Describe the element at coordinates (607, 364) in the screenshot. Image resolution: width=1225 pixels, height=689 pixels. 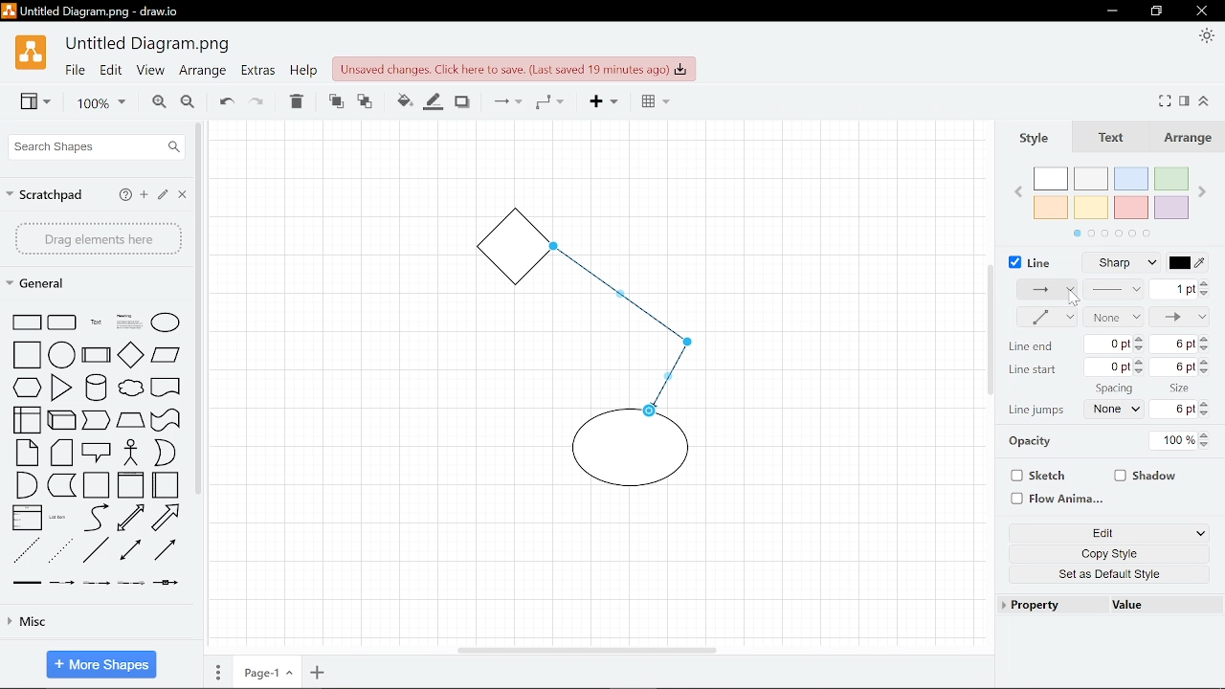
I see `Current  diagram` at that location.